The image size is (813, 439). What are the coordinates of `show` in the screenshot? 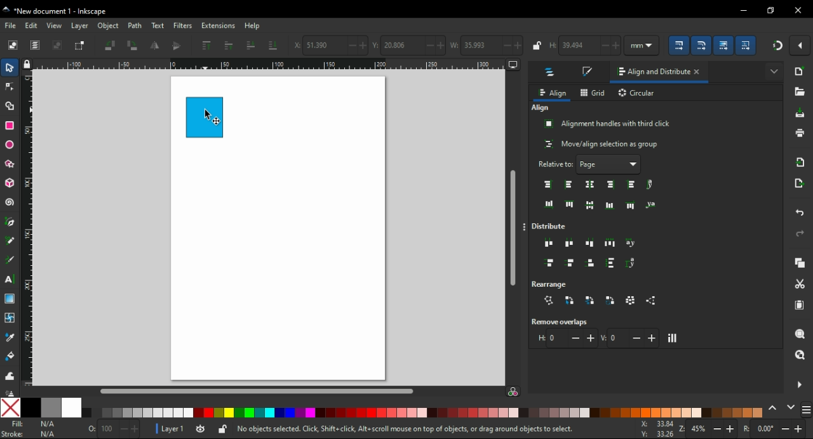 It's located at (774, 70).